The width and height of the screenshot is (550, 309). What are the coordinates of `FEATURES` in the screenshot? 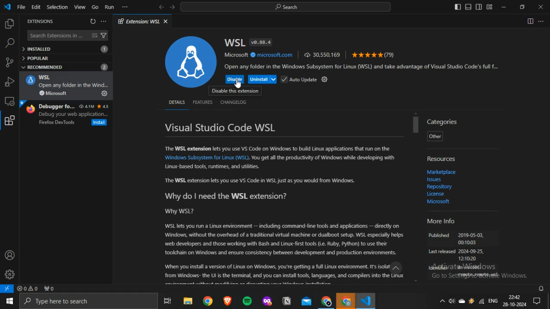 It's located at (202, 102).